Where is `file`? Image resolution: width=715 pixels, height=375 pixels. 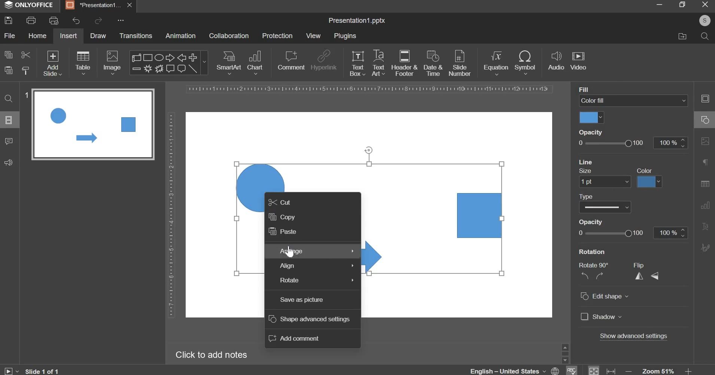 file is located at coordinates (9, 35).